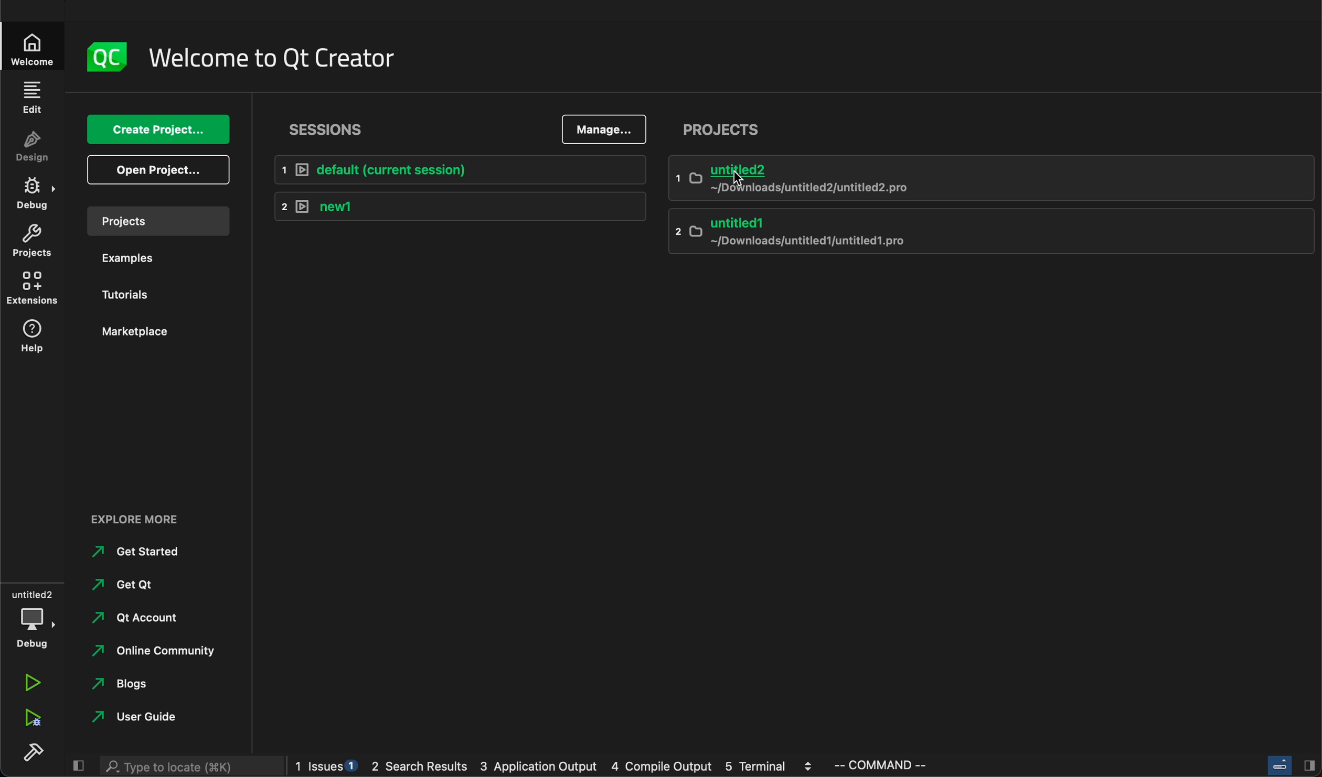  What do you see at coordinates (148, 257) in the screenshot?
I see `examples` at bounding box center [148, 257].